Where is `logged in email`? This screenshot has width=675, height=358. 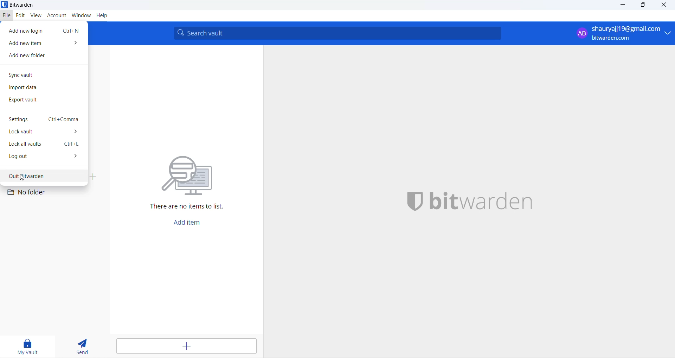 logged in email is located at coordinates (624, 34).